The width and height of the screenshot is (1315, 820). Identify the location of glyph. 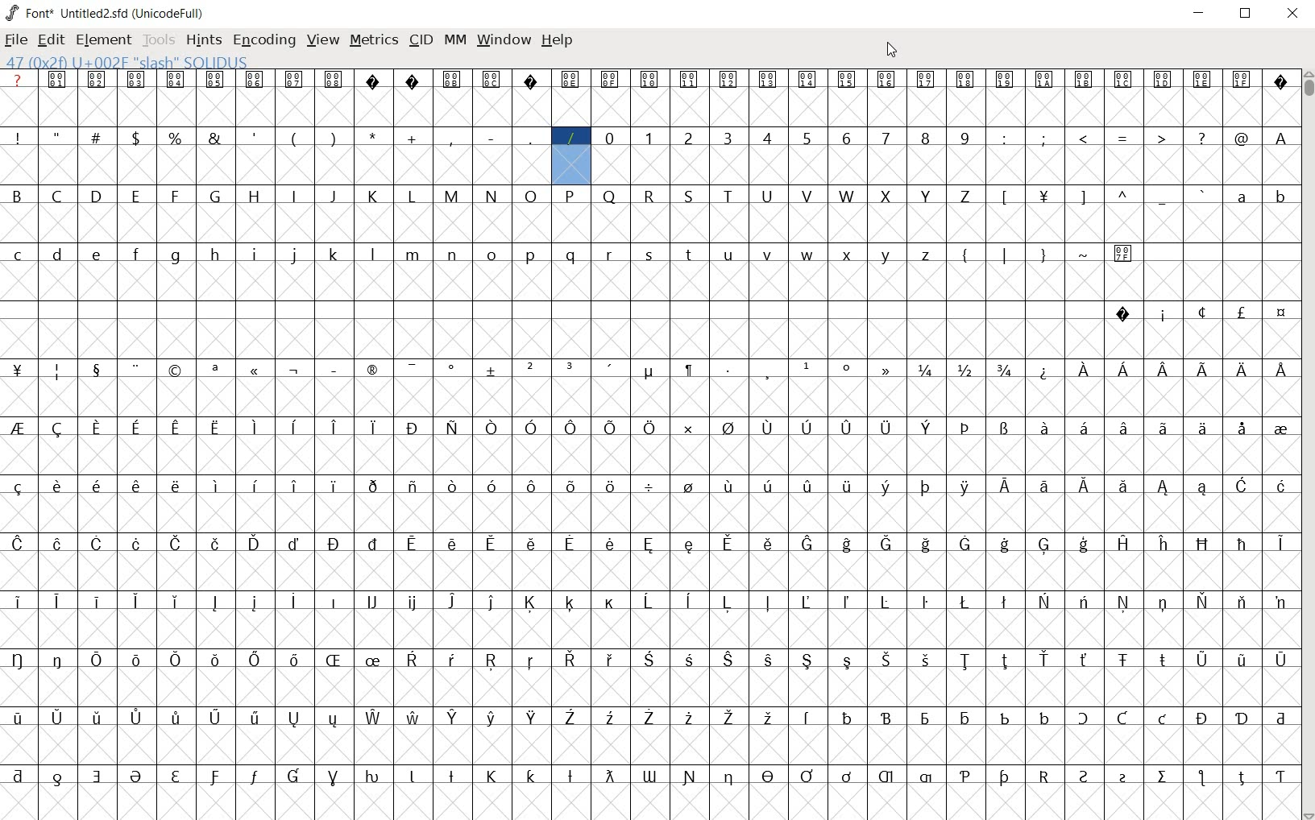
(295, 371).